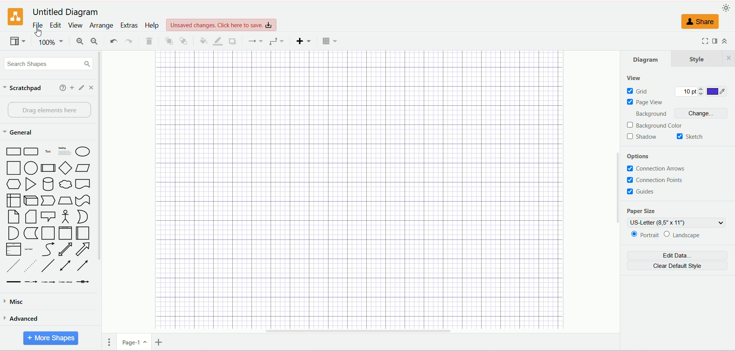 Image resolution: width=735 pixels, height=351 pixels. I want to click on Connector with Icon Symbol, so click(83, 282).